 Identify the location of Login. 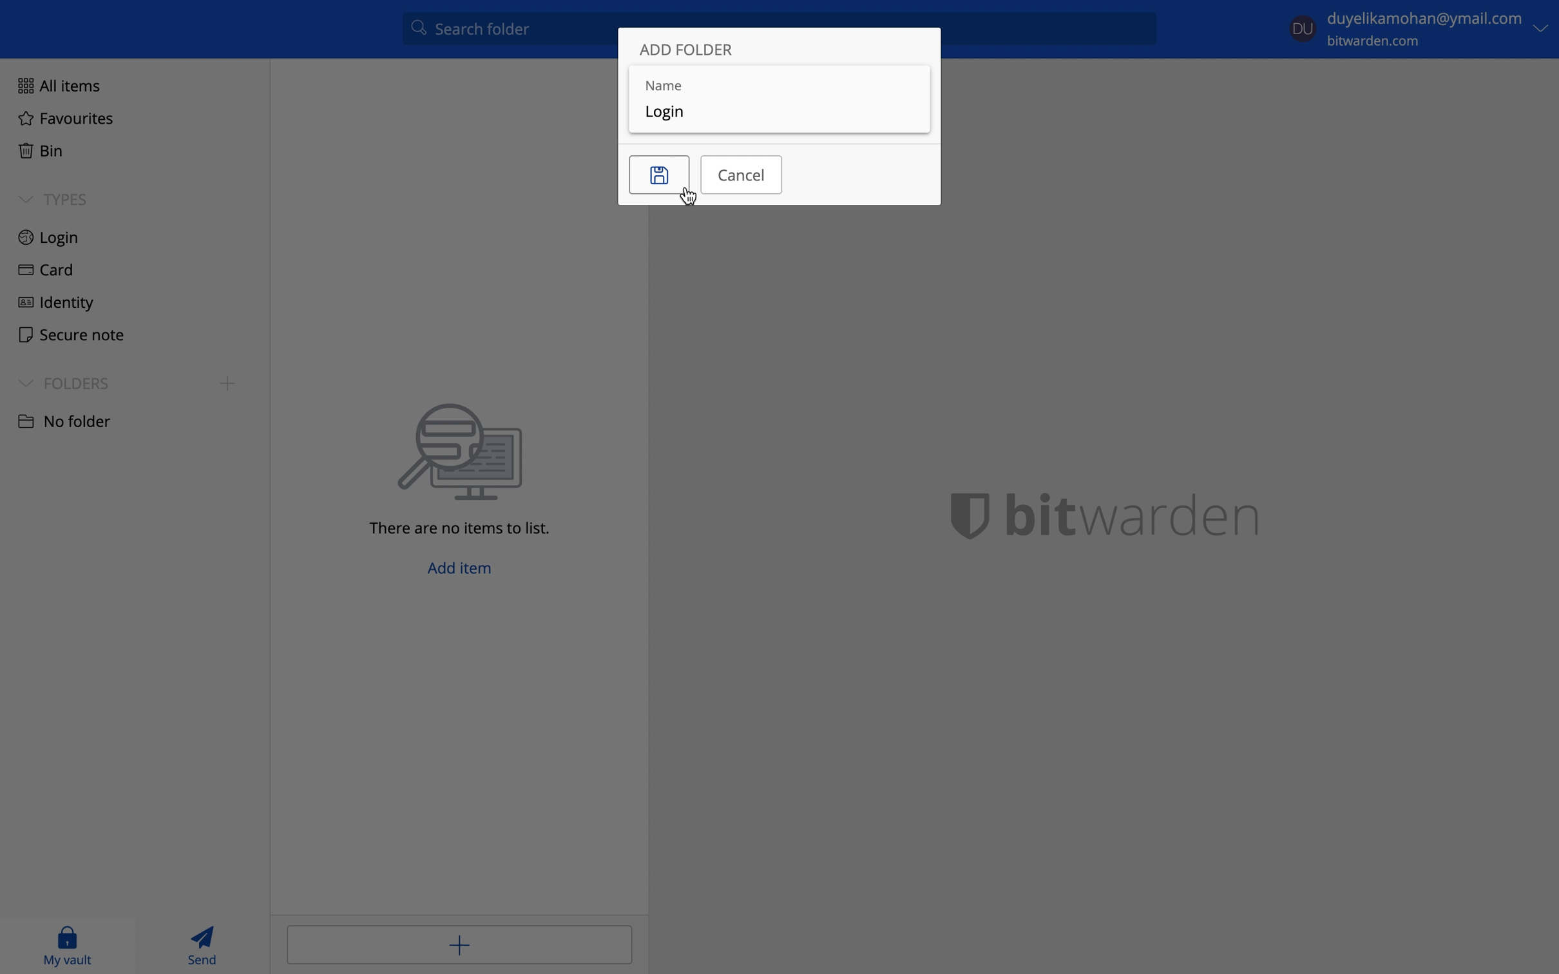
(675, 115).